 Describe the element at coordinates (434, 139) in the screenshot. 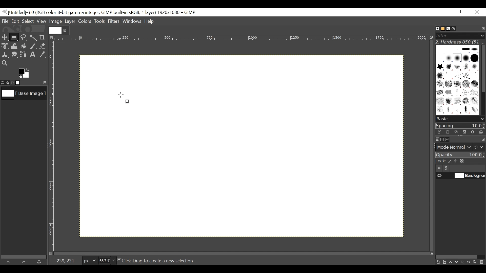

I see `Layers` at that location.